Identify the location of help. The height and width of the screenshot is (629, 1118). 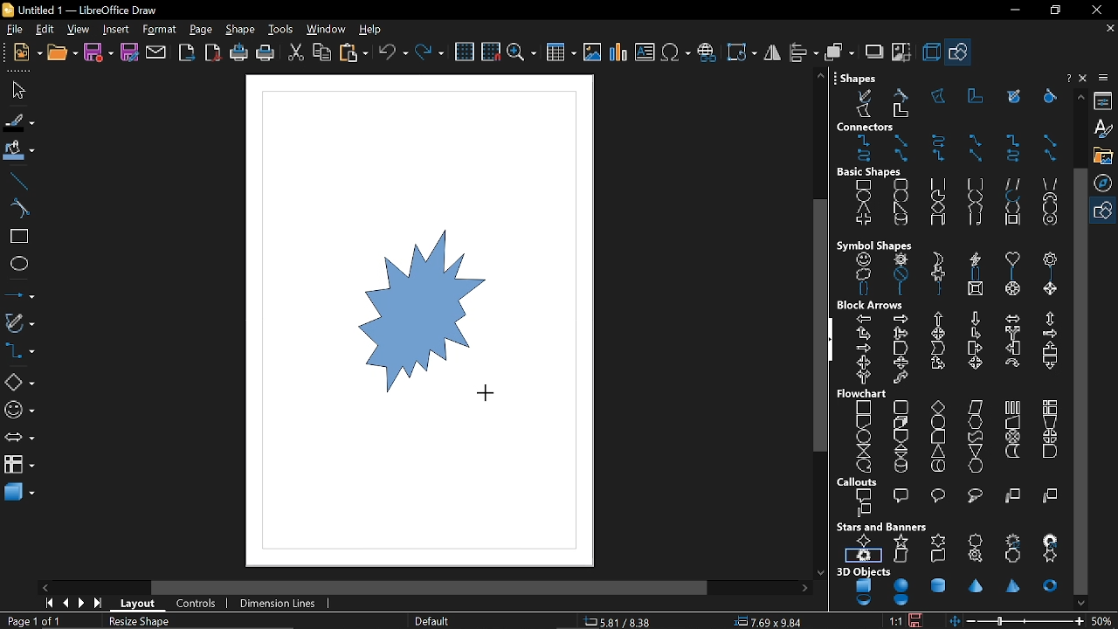
(372, 30).